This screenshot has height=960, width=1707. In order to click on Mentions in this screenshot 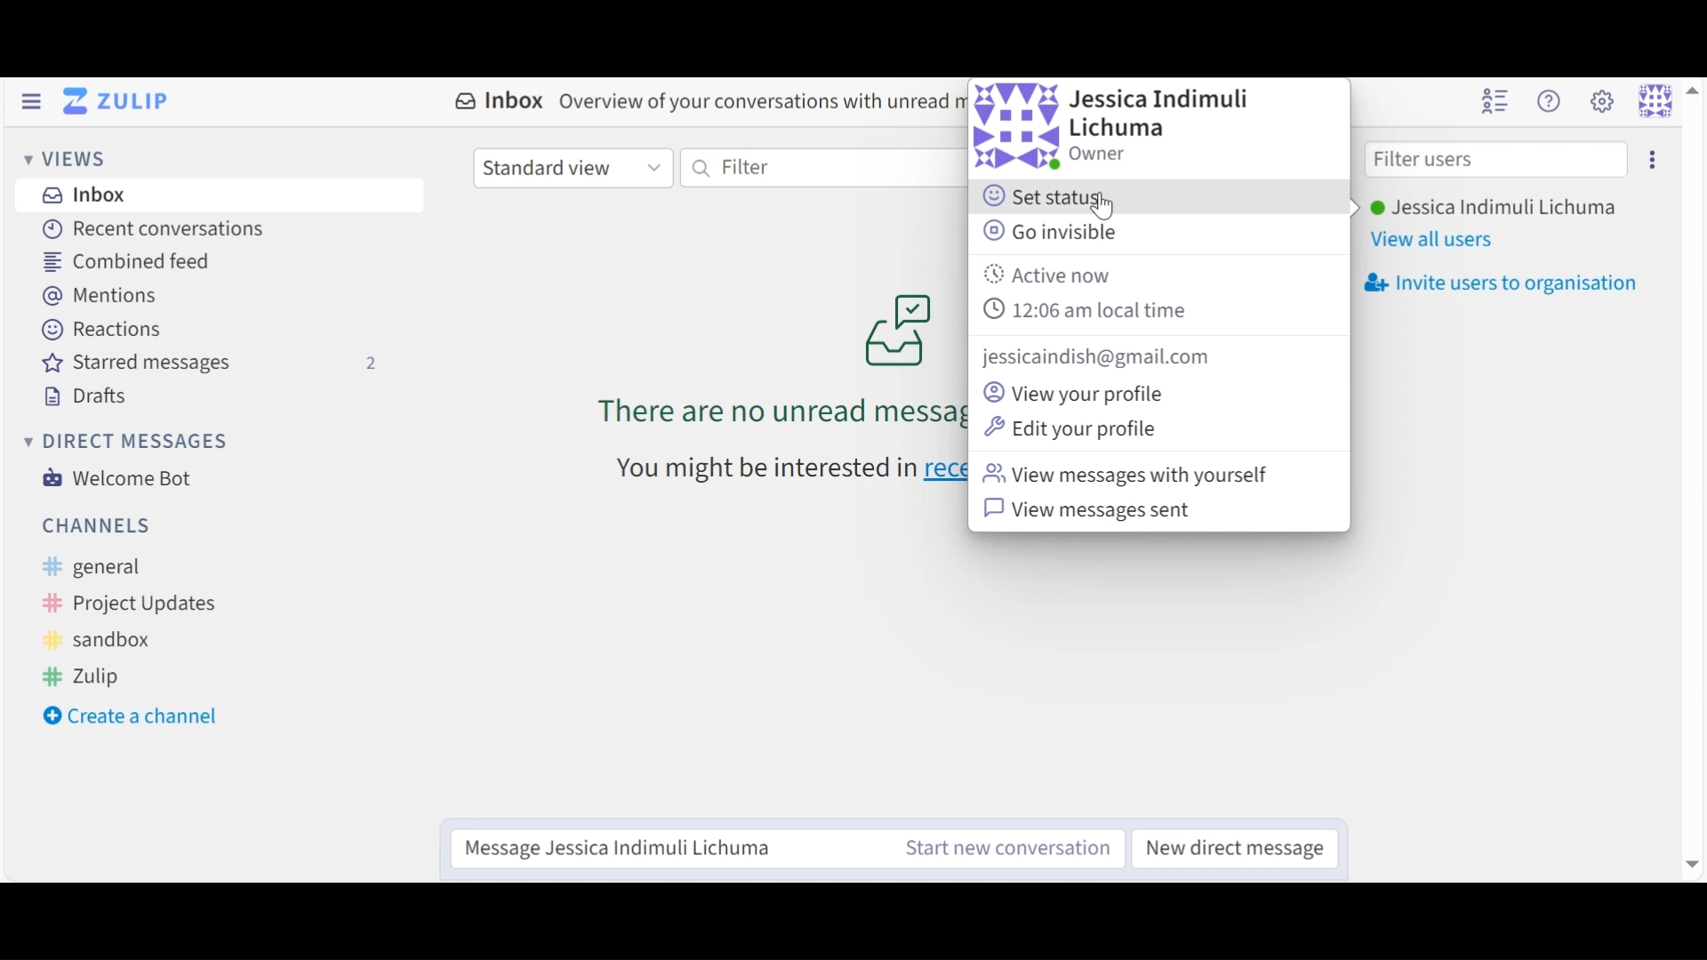, I will do `click(108, 296)`.